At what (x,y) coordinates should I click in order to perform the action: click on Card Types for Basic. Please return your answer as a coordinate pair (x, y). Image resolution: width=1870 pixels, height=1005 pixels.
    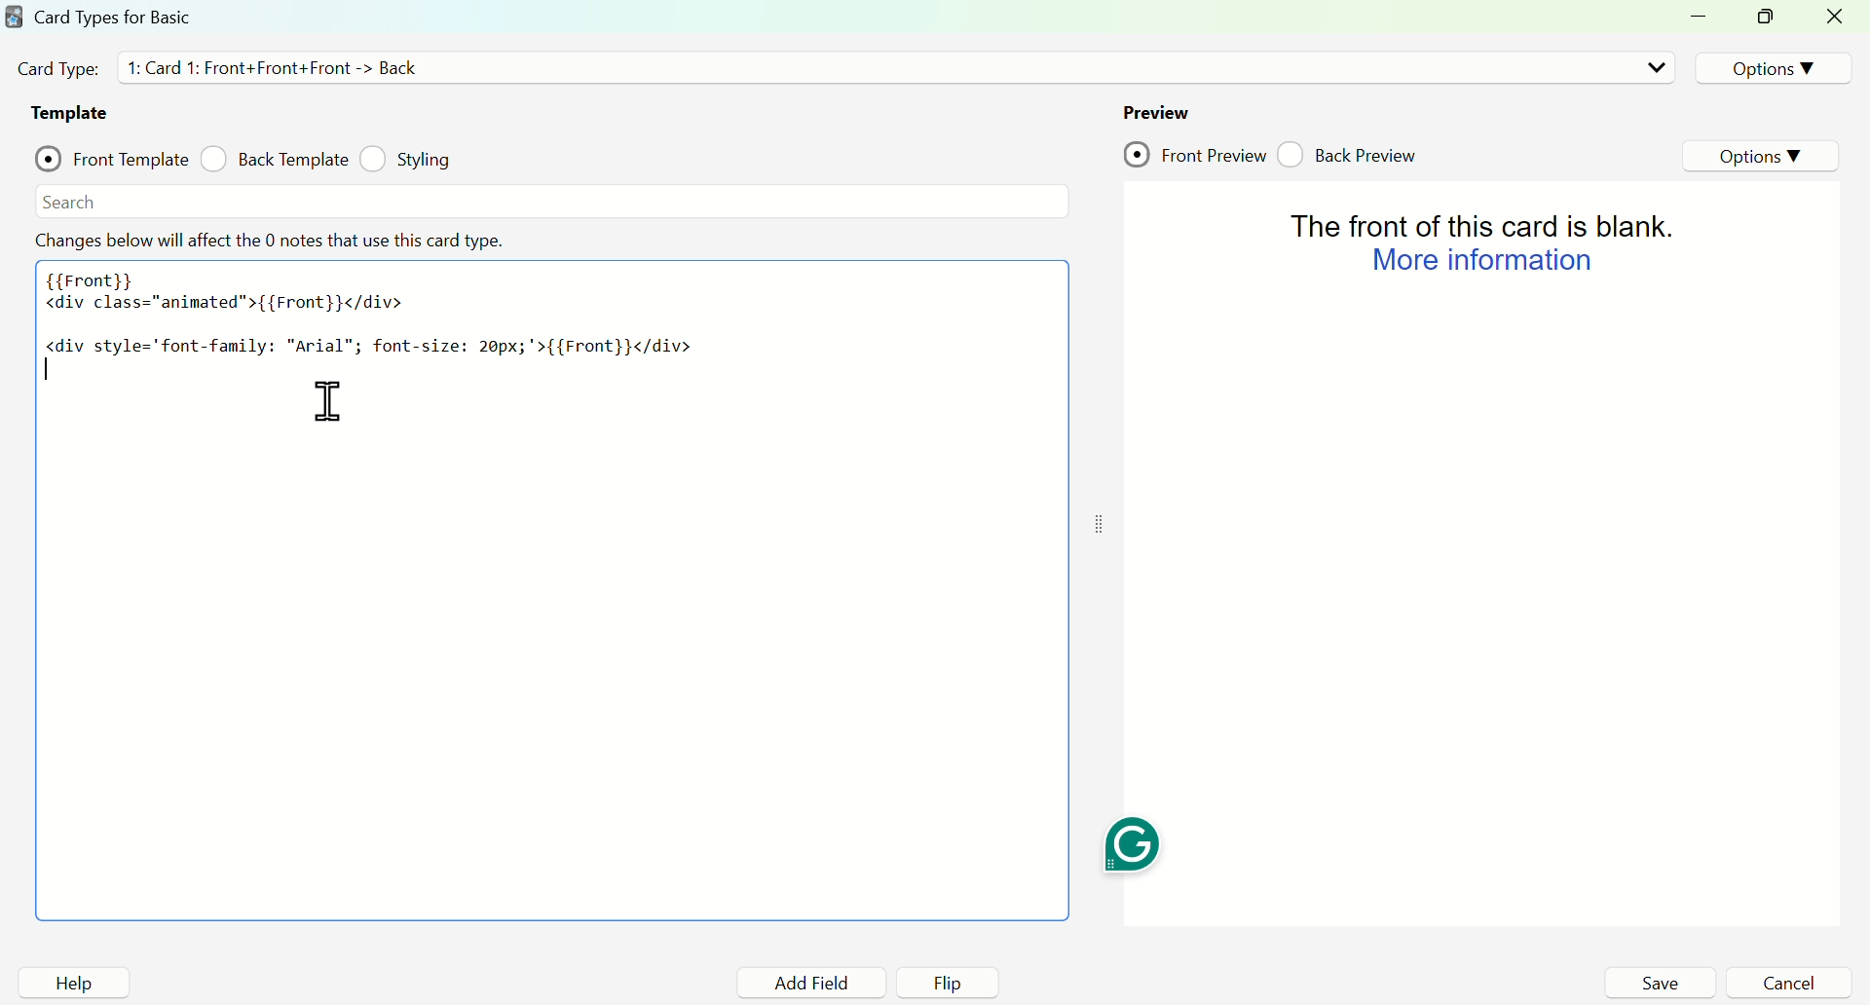
    Looking at the image, I should click on (114, 17).